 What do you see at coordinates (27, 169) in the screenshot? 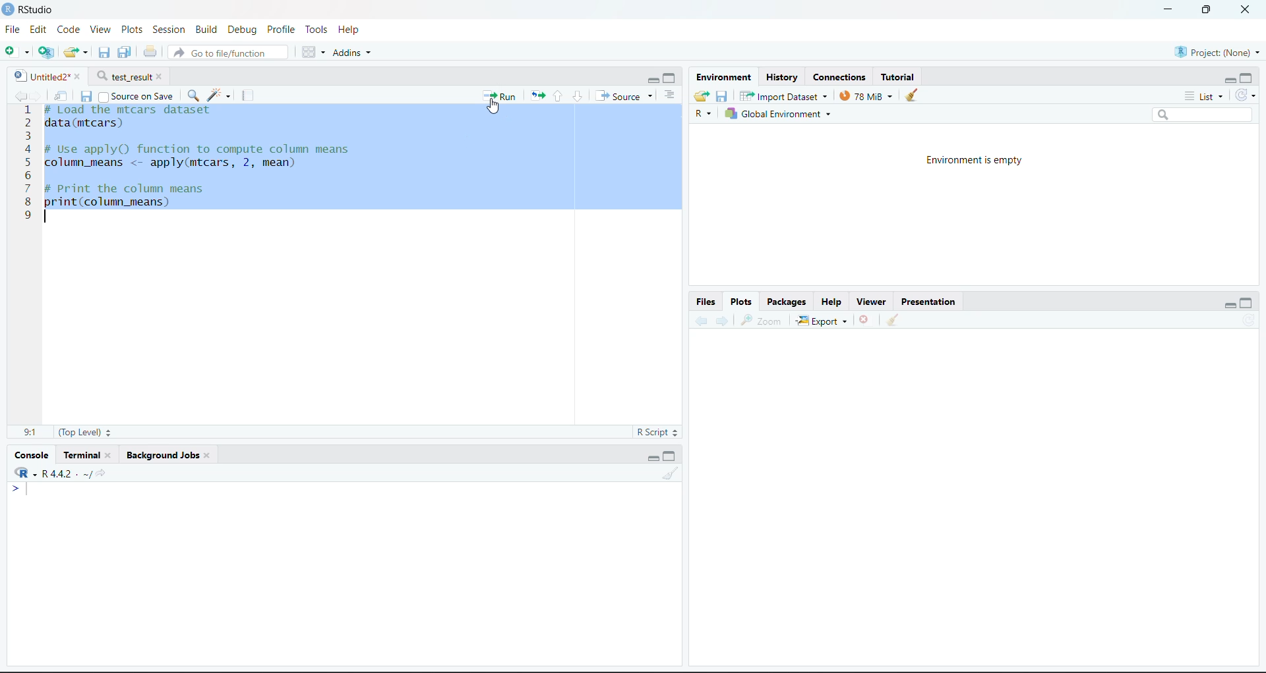
I see `1
2
3
4
3
6
7
8
9` at bounding box center [27, 169].